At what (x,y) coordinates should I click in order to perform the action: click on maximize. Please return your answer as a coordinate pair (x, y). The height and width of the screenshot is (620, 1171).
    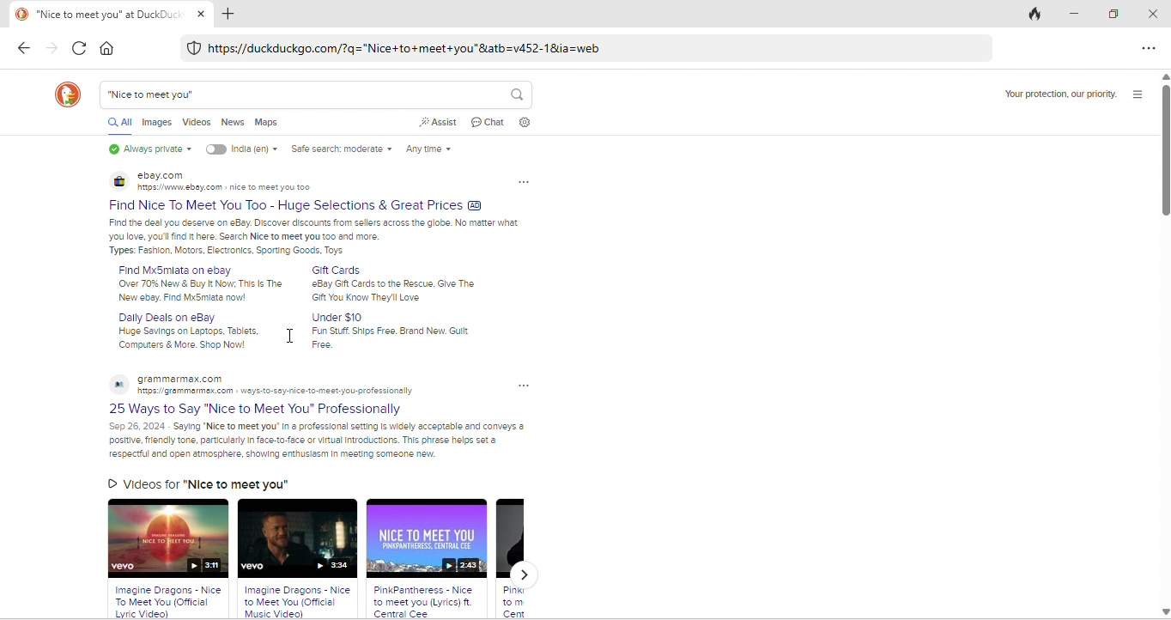
    Looking at the image, I should click on (1113, 13).